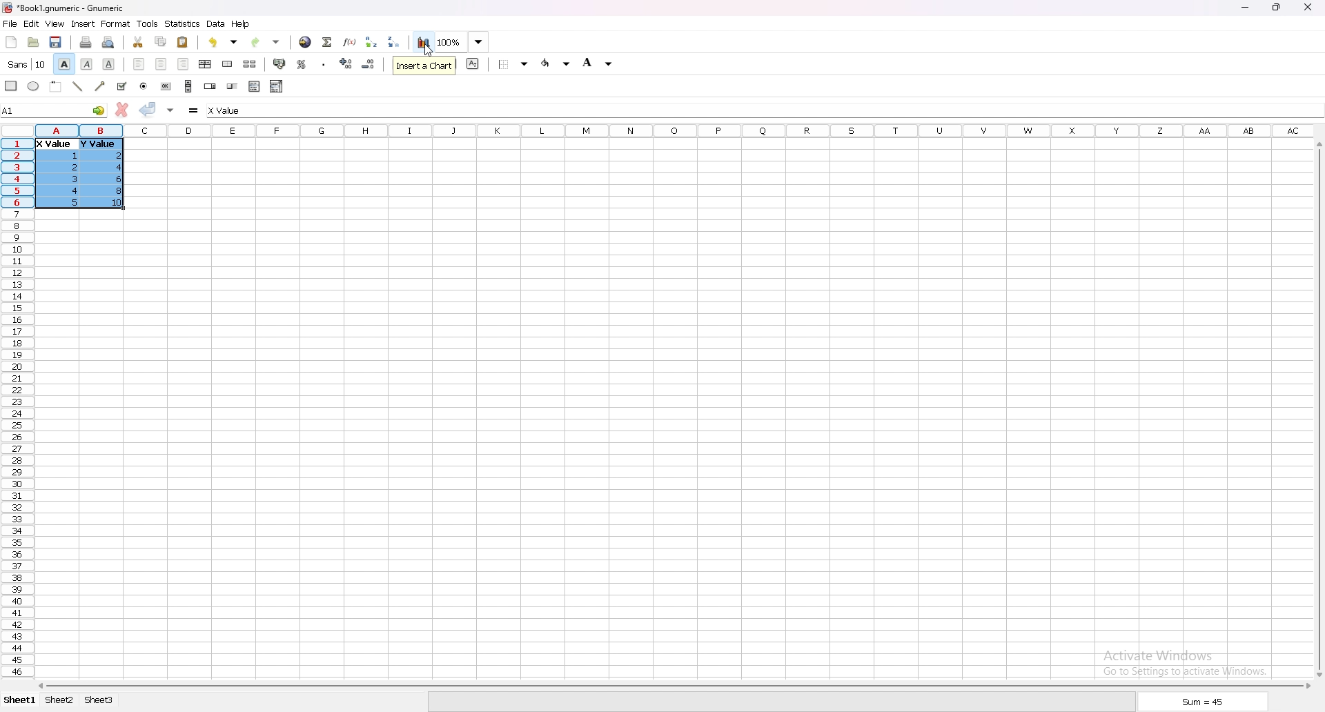 This screenshot has width=1325, height=712. What do you see at coordinates (223, 42) in the screenshot?
I see `undo` at bounding box center [223, 42].